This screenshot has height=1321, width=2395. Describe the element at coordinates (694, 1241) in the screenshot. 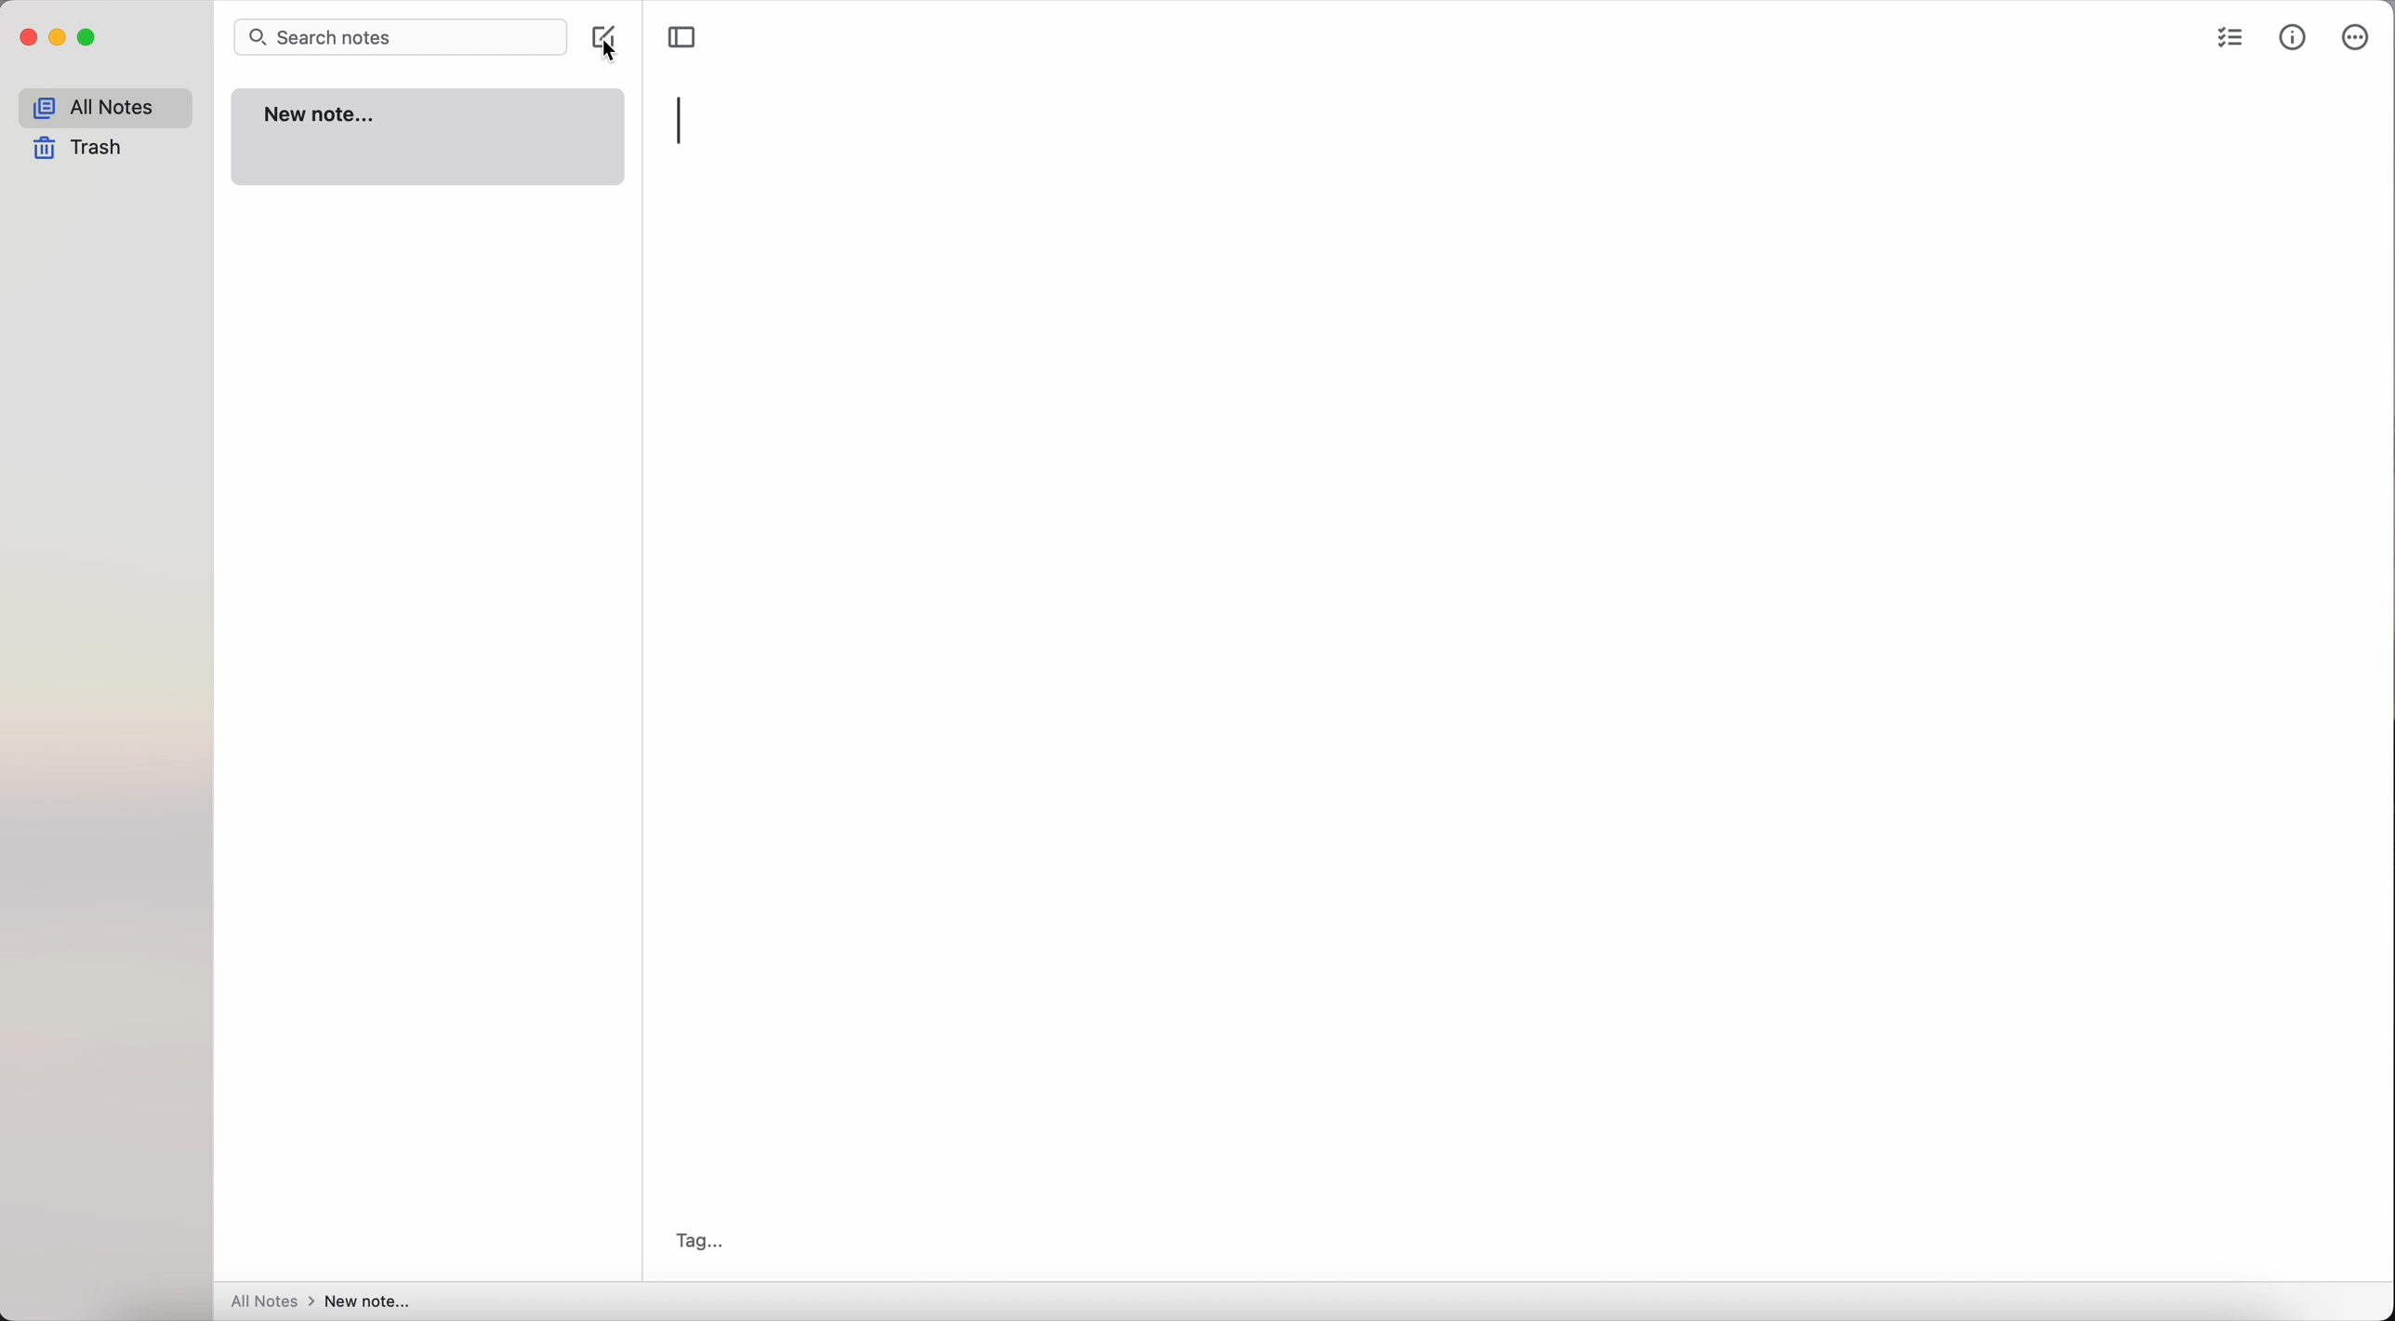

I see `tag` at that location.